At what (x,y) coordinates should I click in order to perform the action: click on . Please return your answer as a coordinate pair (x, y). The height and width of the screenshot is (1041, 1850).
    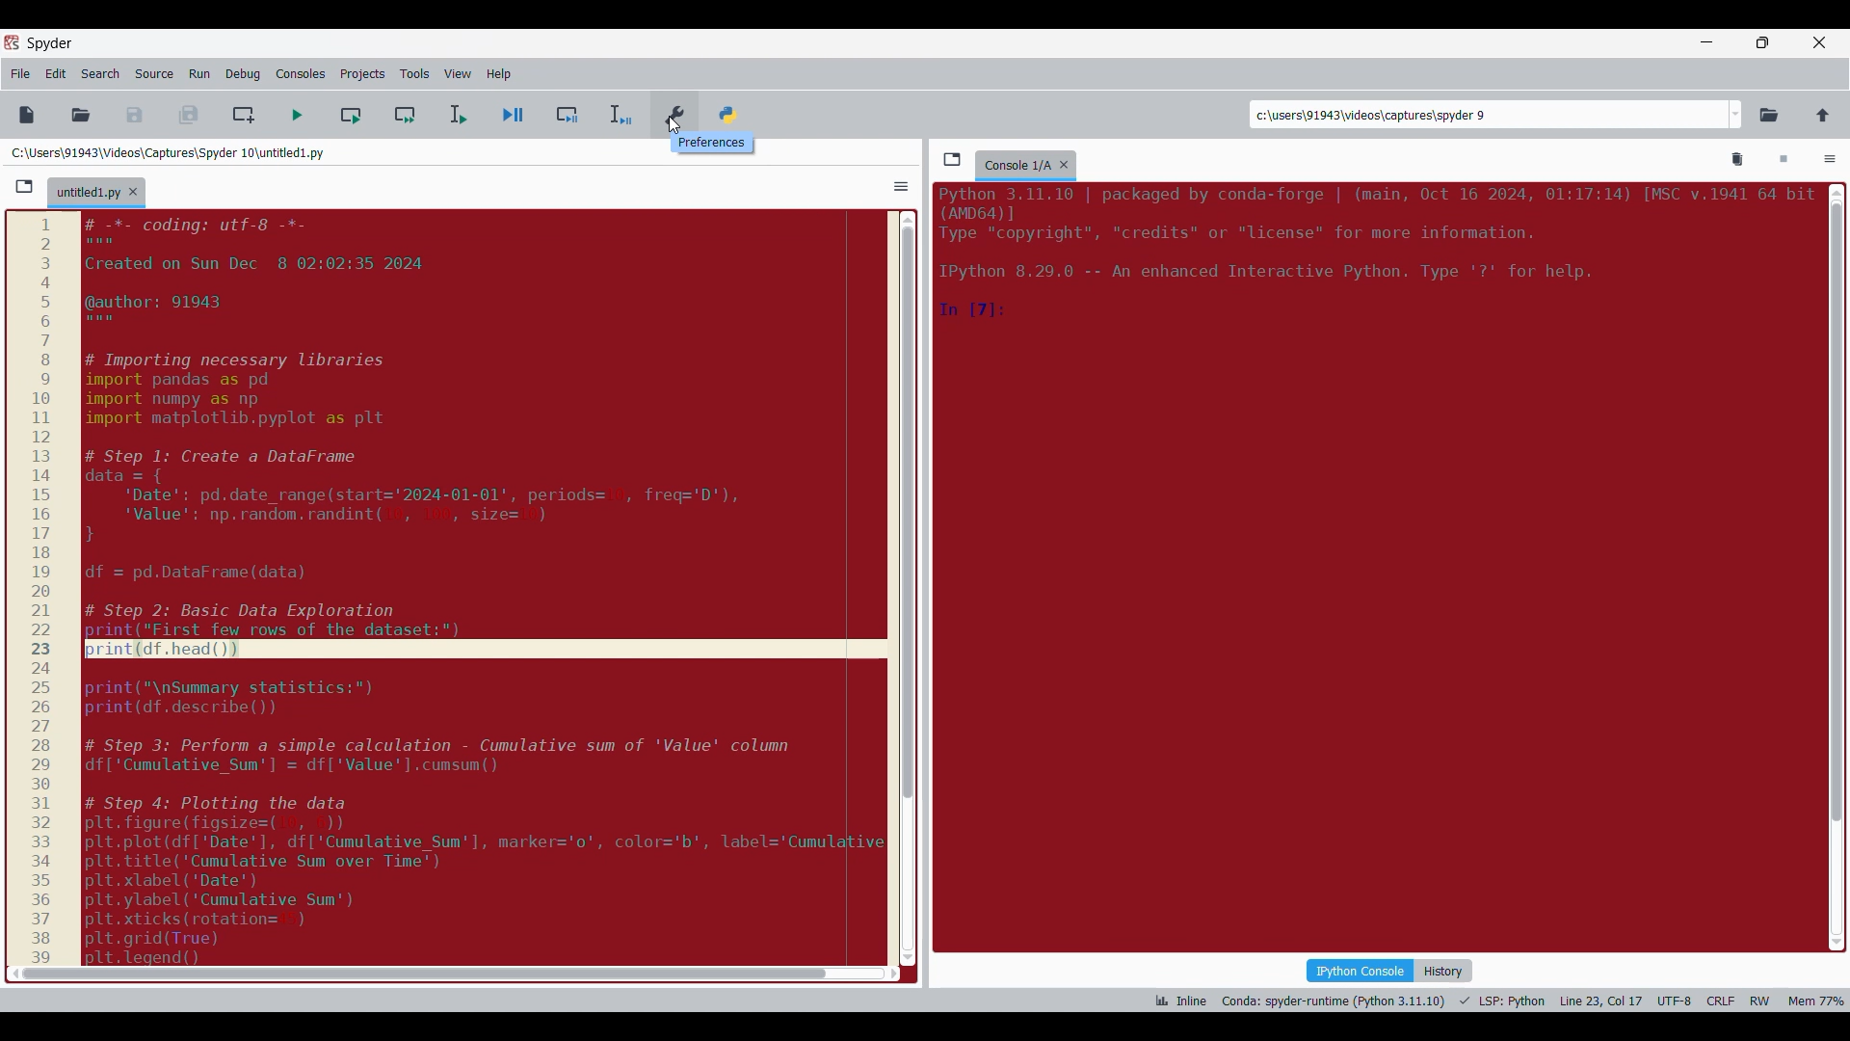
    Looking at the image, I should click on (673, 130).